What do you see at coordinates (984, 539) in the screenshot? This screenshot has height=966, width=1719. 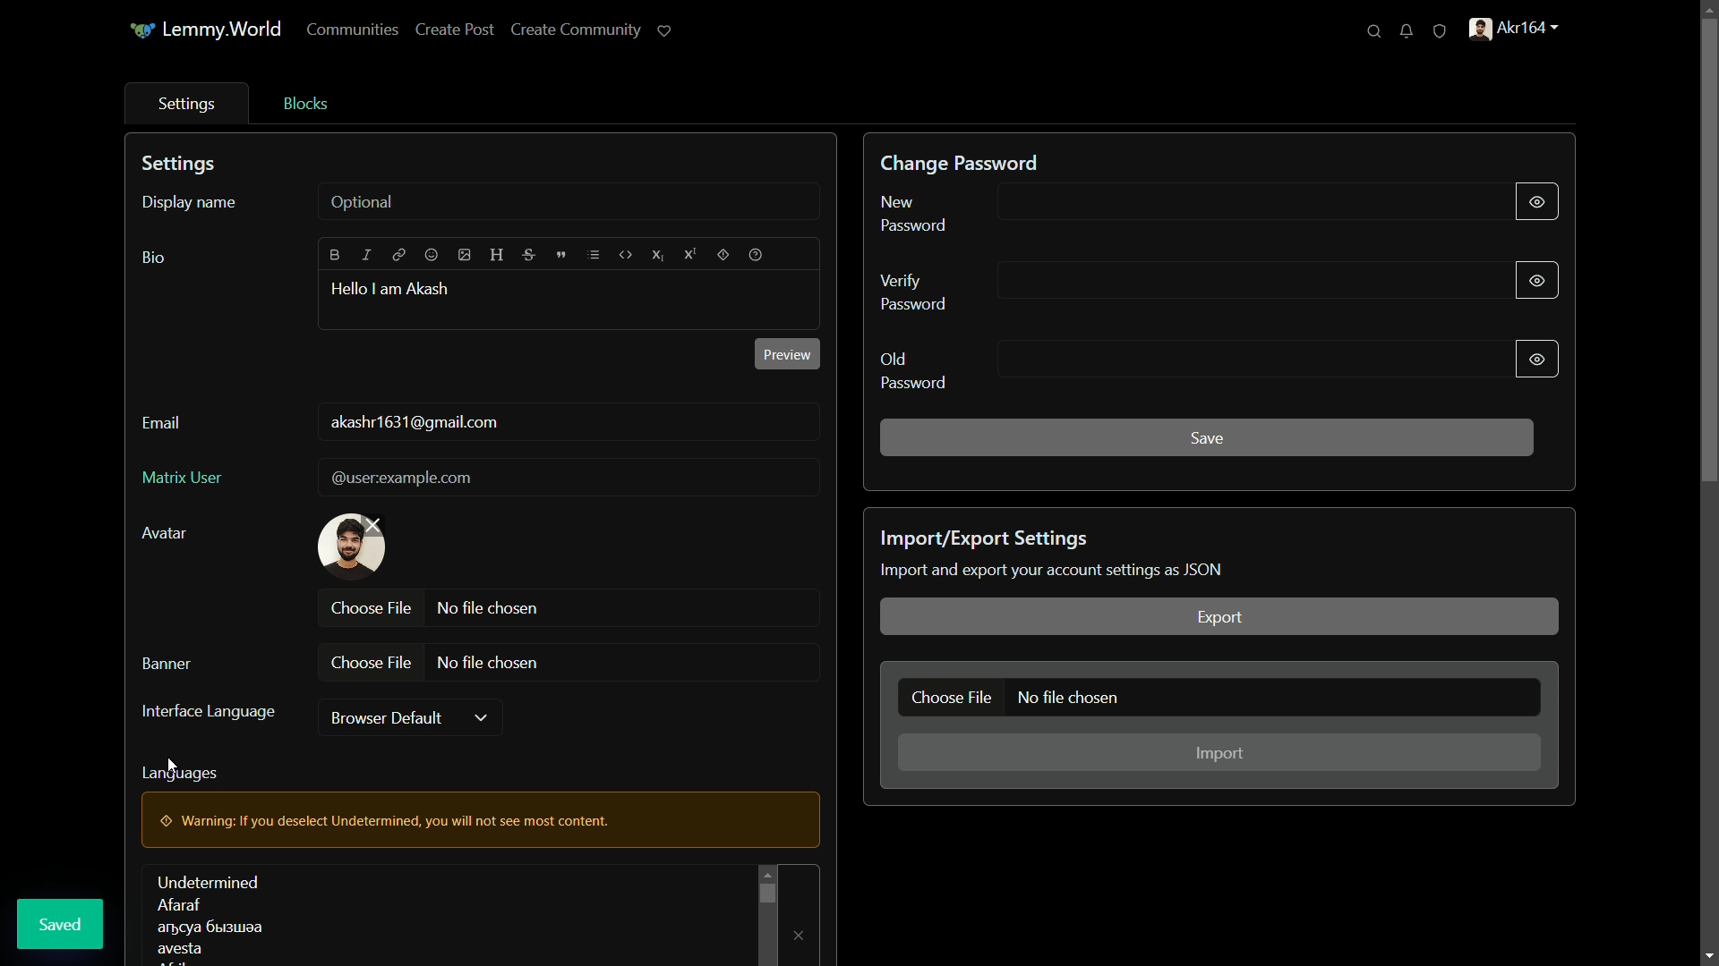 I see `import/export settings` at bounding box center [984, 539].